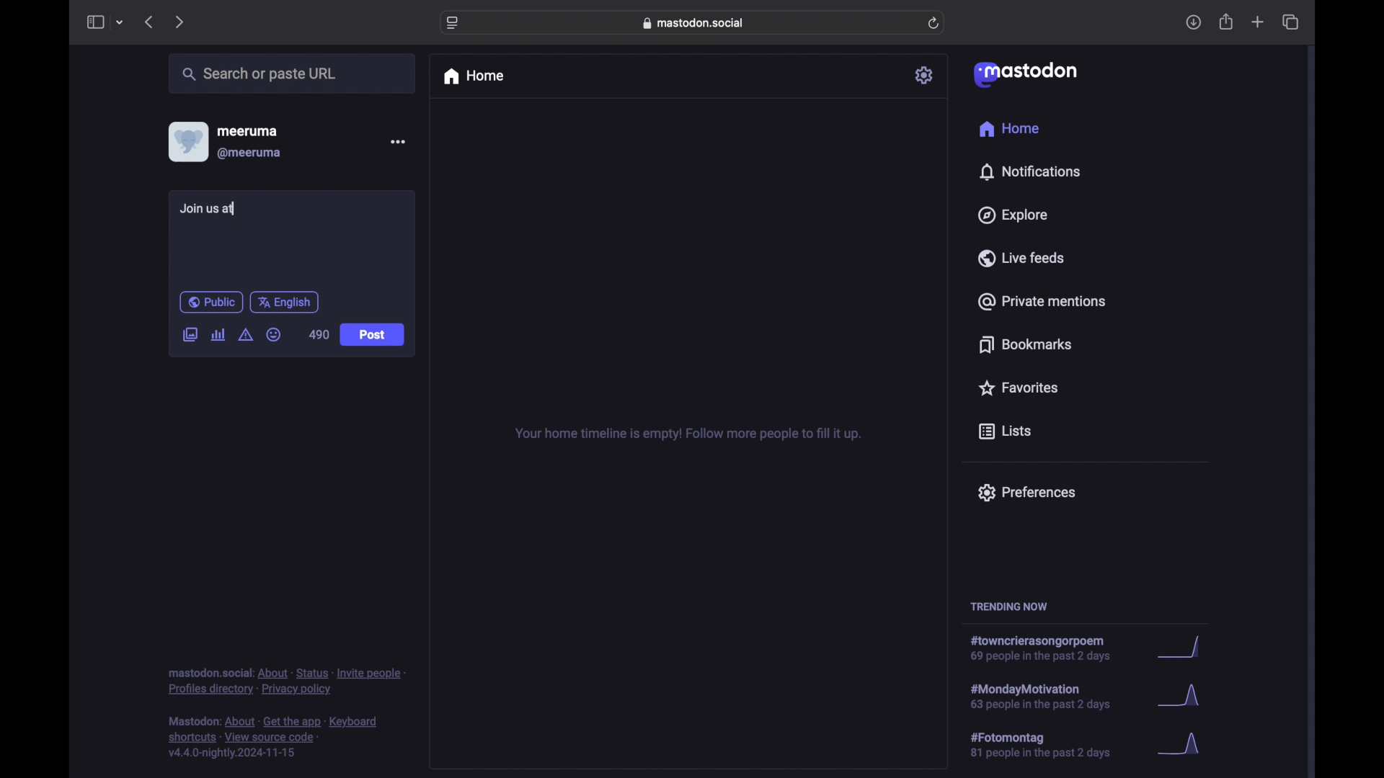 Image resolution: width=1384 pixels, height=778 pixels. What do you see at coordinates (473, 76) in the screenshot?
I see `home` at bounding box center [473, 76].